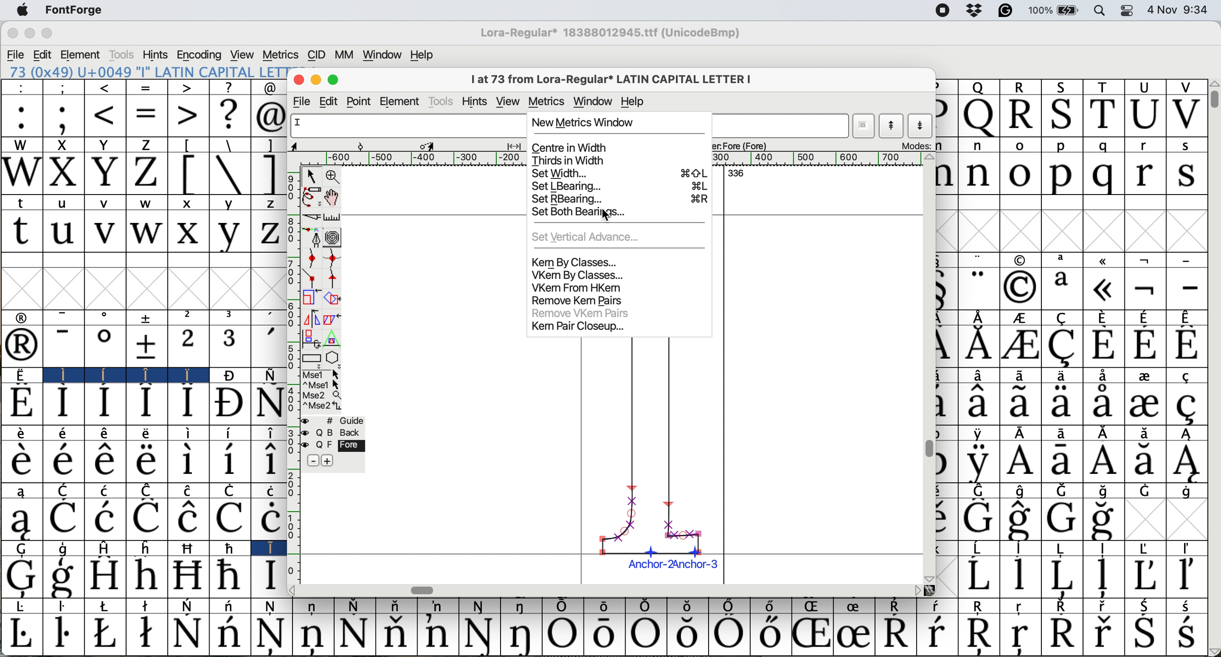 The width and height of the screenshot is (1221, 657). Describe the element at coordinates (980, 547) in the screenshot. I see `Symbol` at that location.